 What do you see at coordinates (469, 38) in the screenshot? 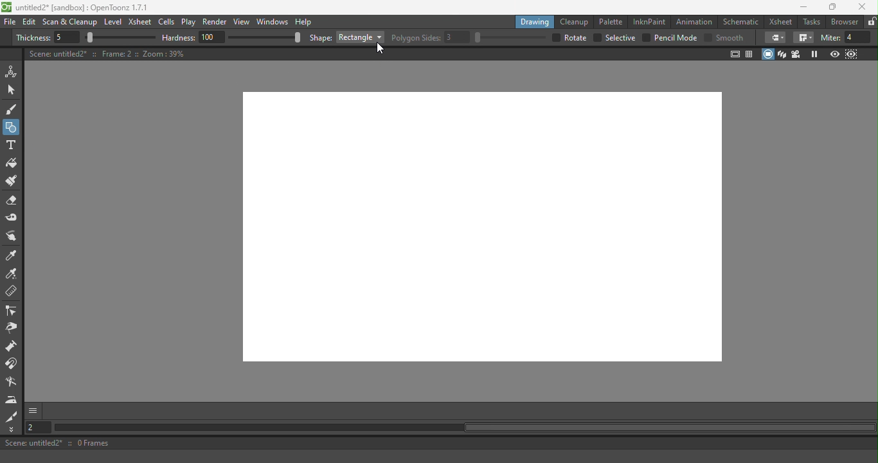
I see `Polygon Sides` at bounding box center [469, 38].